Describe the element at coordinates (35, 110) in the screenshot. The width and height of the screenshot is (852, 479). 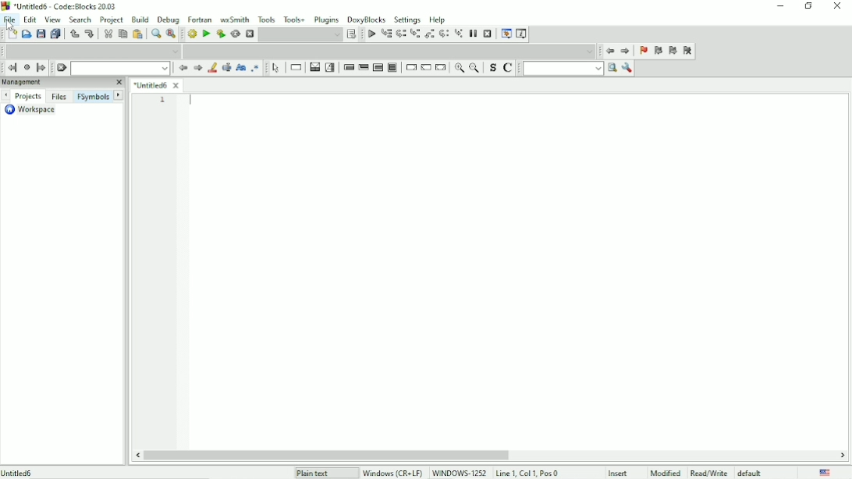
I see `Workspace` at that location.